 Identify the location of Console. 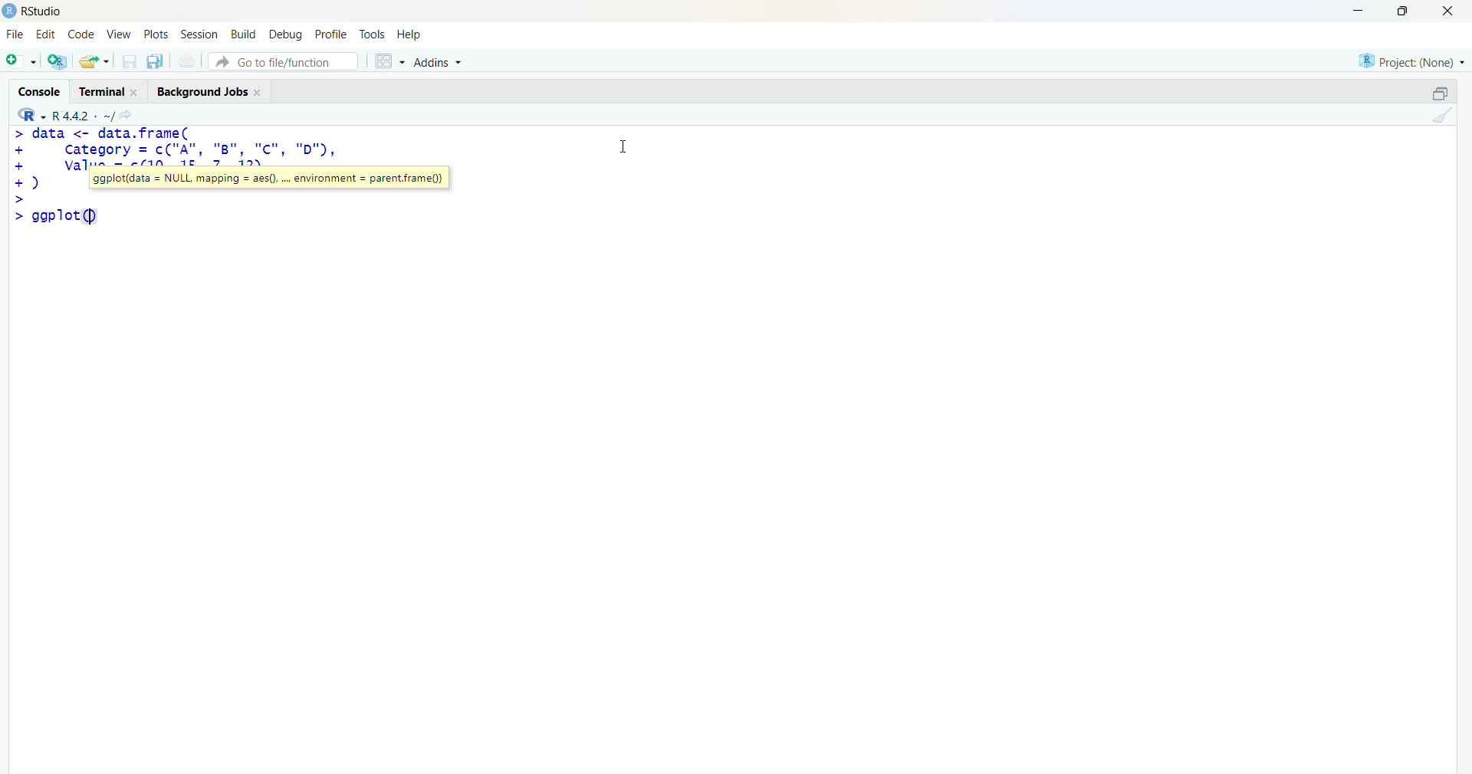
(43, 90).